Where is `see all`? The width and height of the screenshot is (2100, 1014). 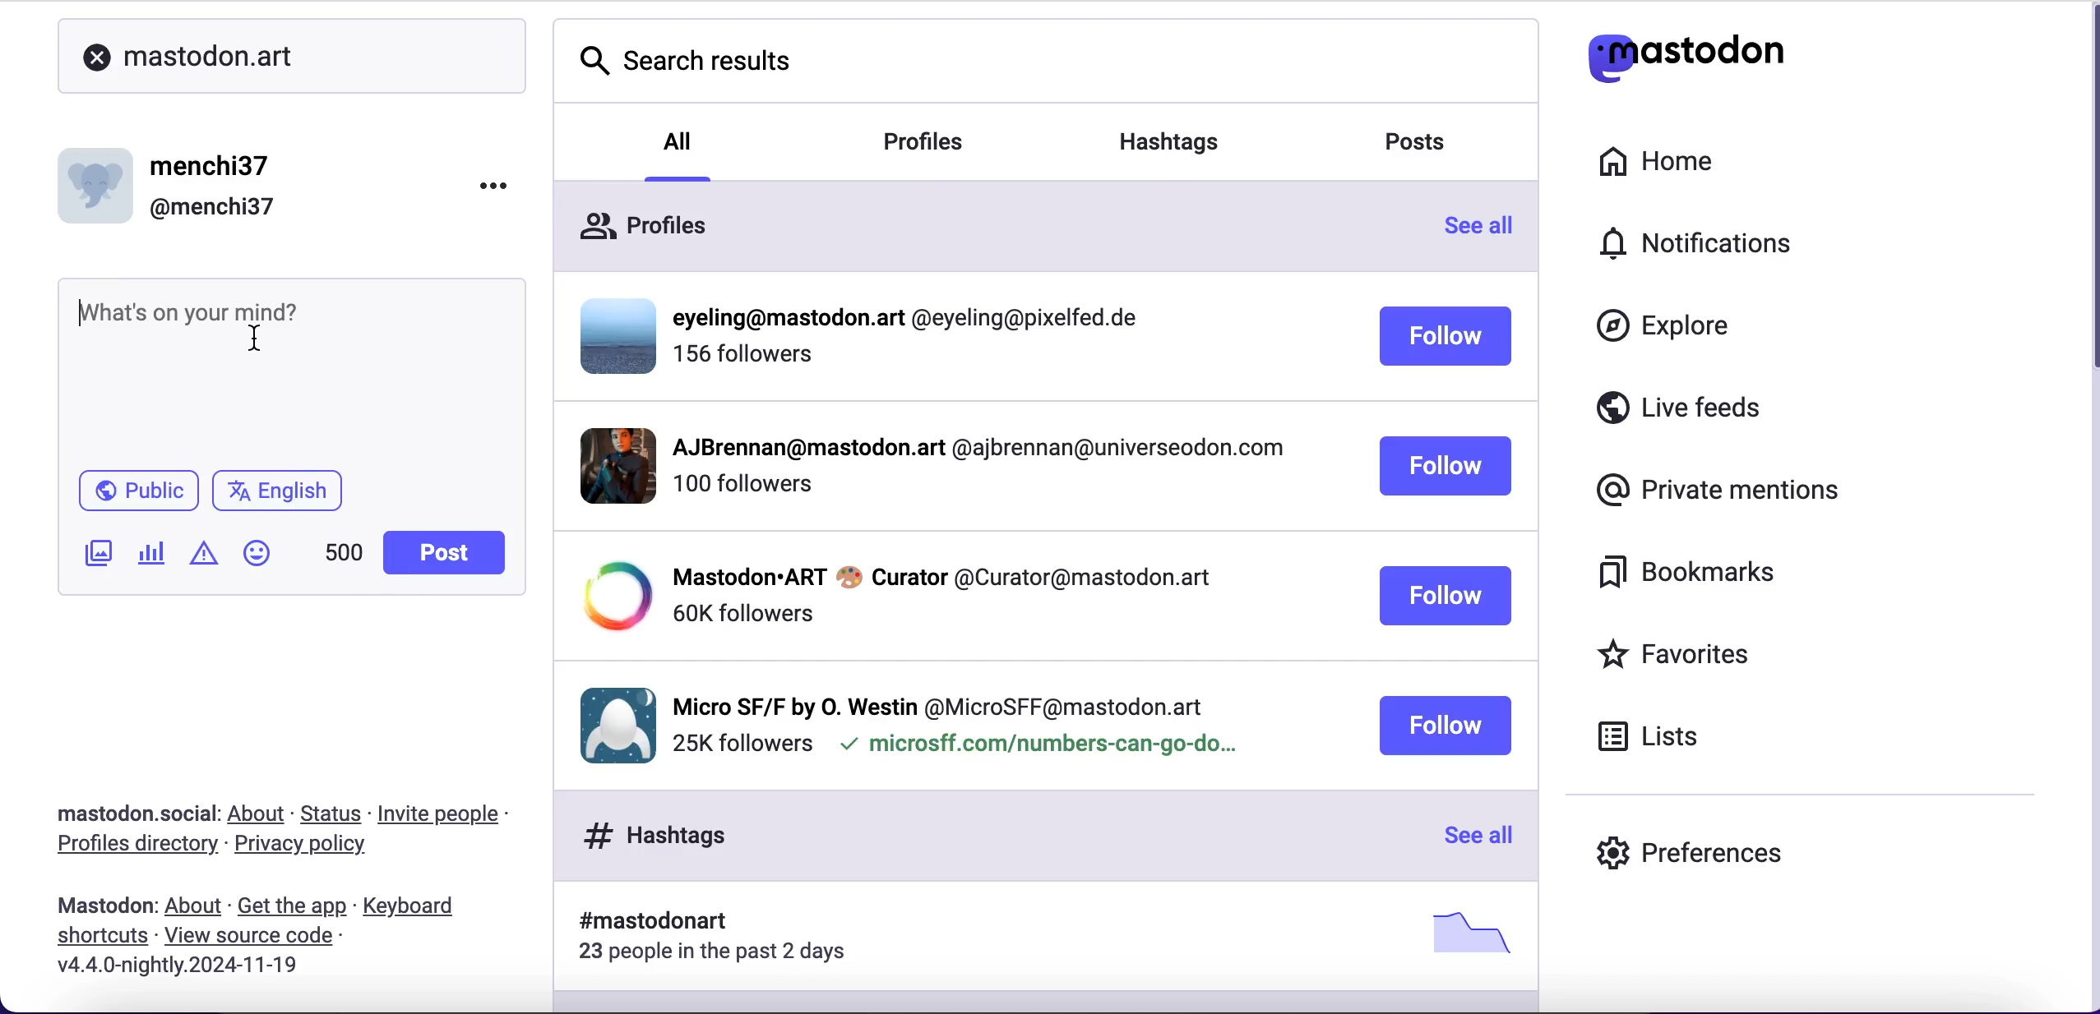
see all is located at coordinates (1471, 833).